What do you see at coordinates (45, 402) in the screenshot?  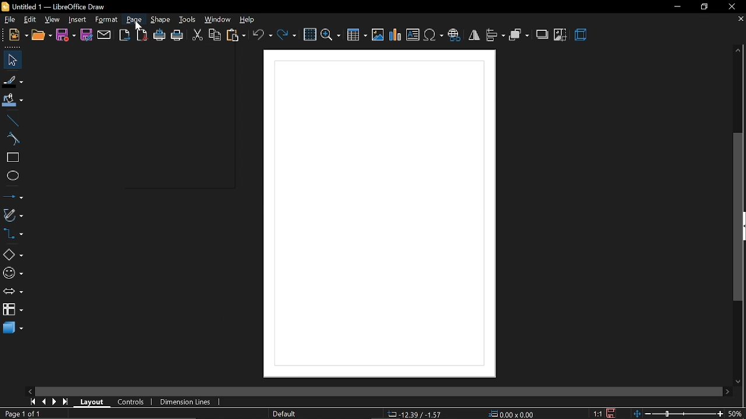 I see `previous page` at bounding box center [45, 402].